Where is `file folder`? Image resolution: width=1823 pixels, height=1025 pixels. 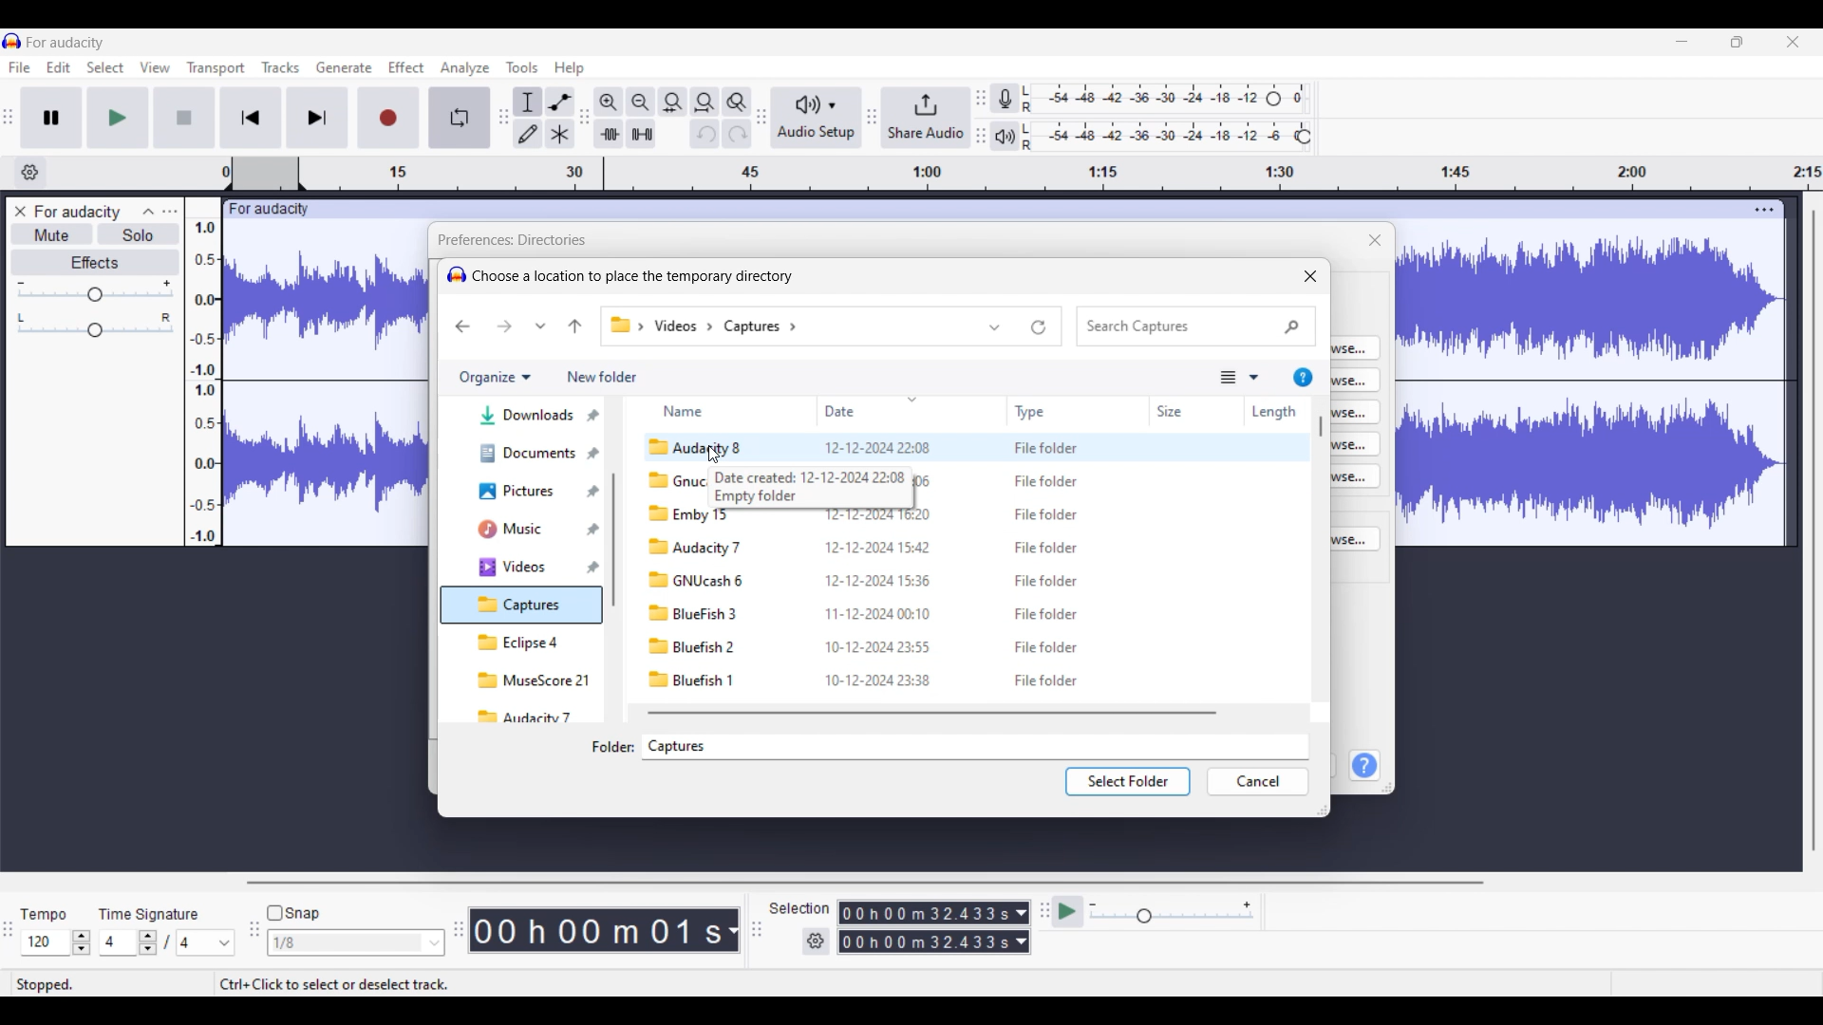
file folder is located at coordinates (1045, 447).